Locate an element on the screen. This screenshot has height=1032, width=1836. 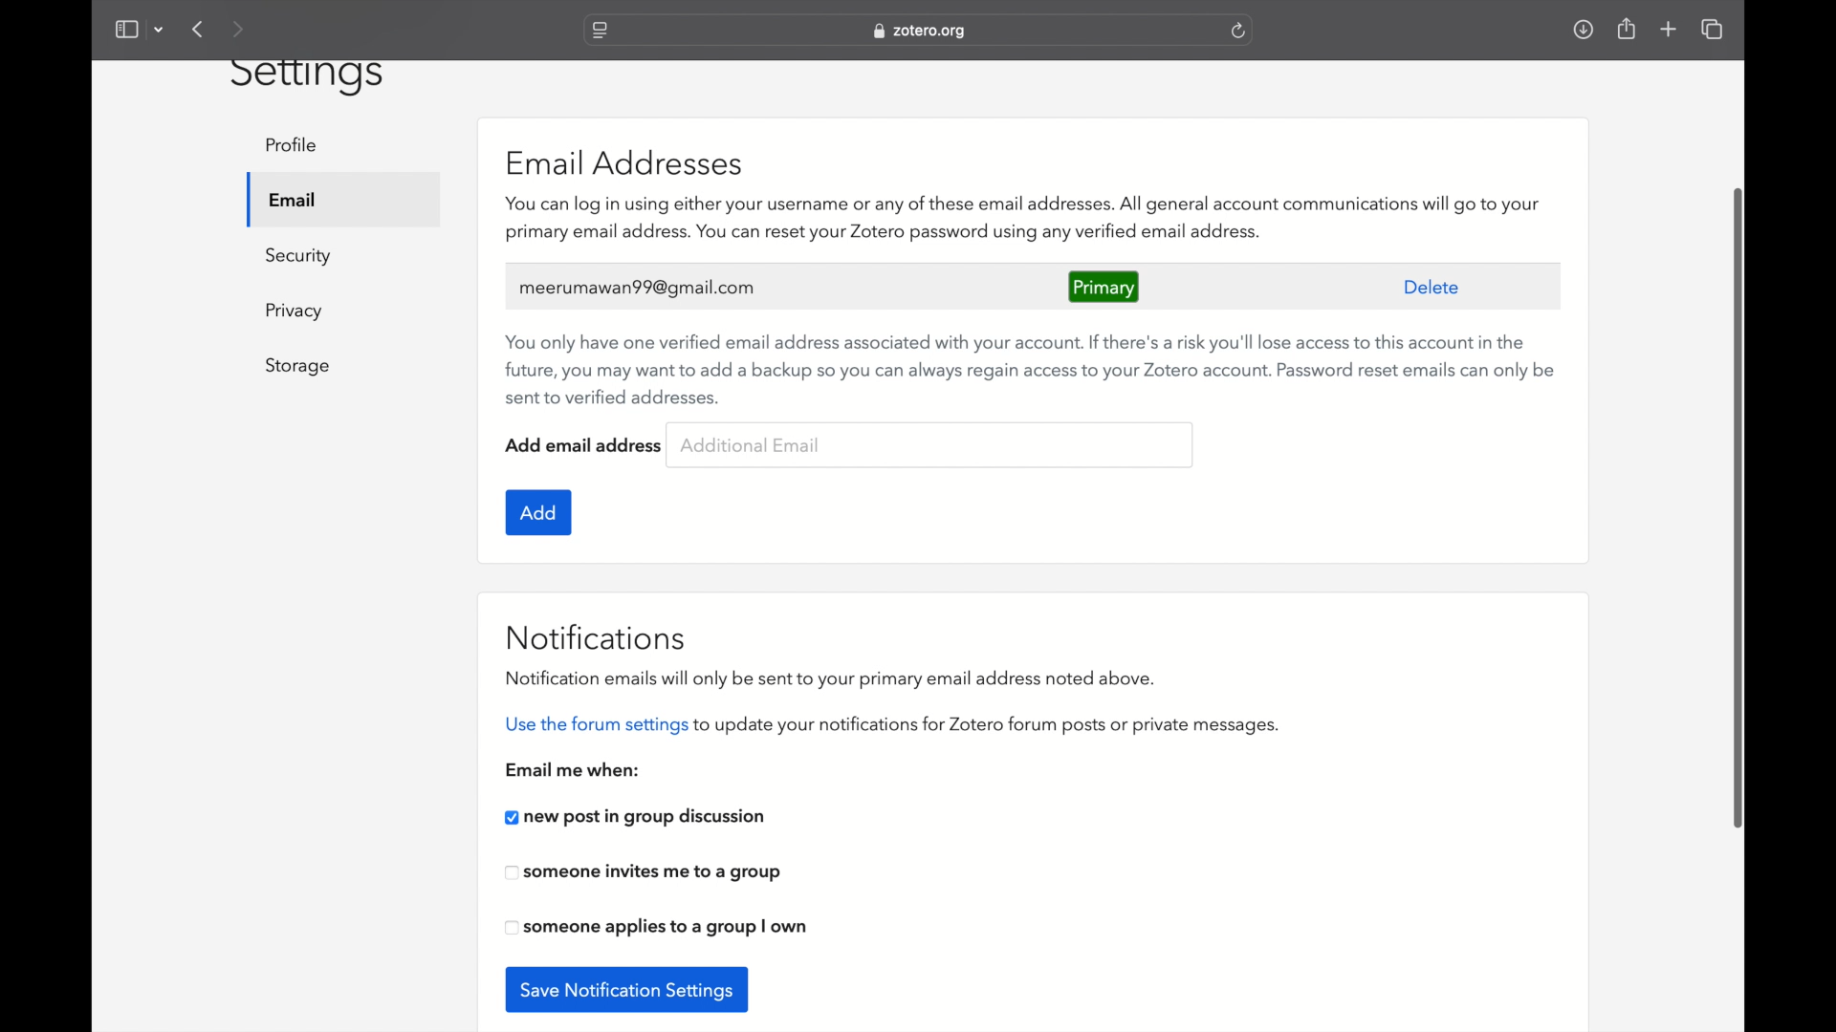
email me when: is located at coordinates (570, 770).